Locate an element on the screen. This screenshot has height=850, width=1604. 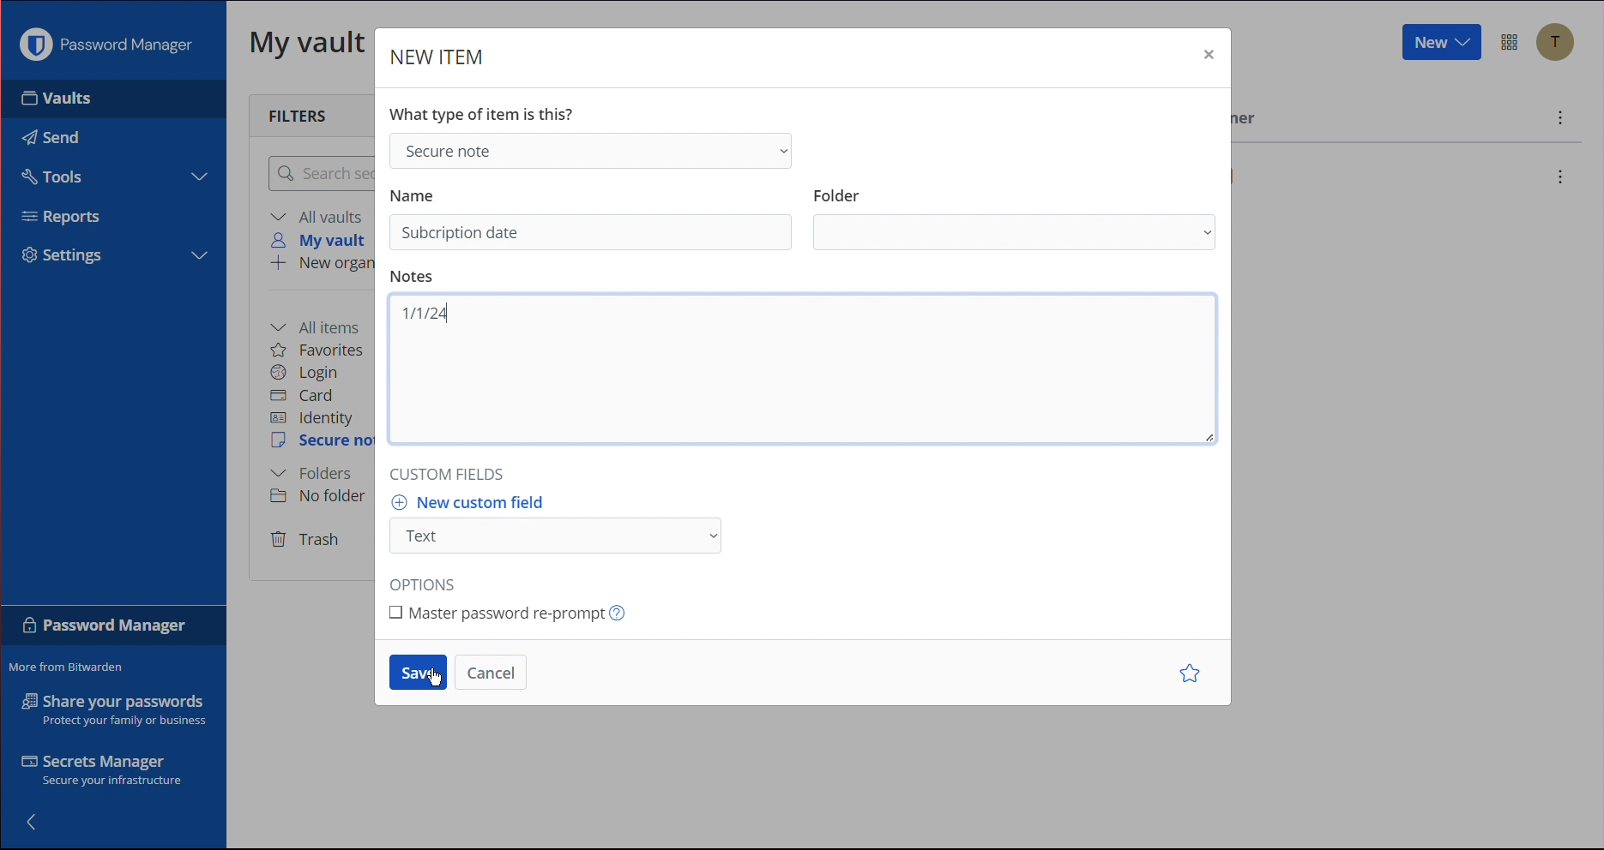
Star is located at coordinates (1193, 674).